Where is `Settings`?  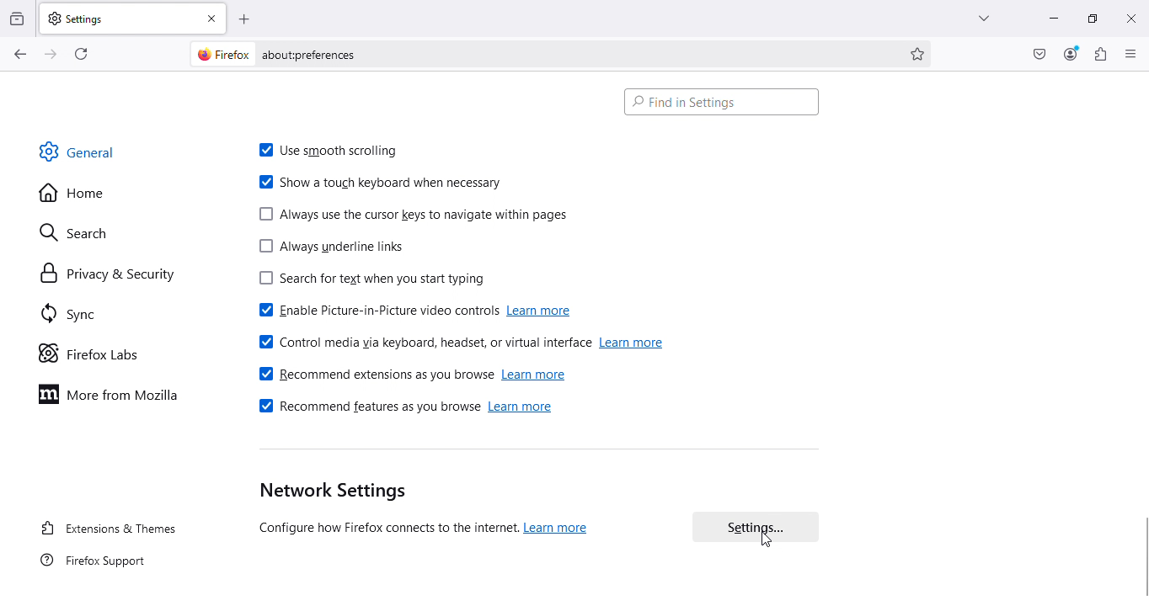 Settings is located at coordinates (756, 530).